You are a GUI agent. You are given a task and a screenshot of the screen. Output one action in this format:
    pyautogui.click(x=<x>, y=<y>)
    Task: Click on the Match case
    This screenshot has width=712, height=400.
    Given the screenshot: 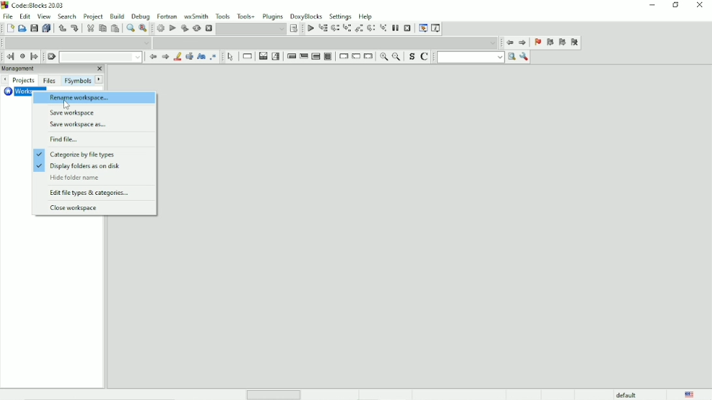 What is the action you would take?
    pyautogui.click(x=200, y=57)
    